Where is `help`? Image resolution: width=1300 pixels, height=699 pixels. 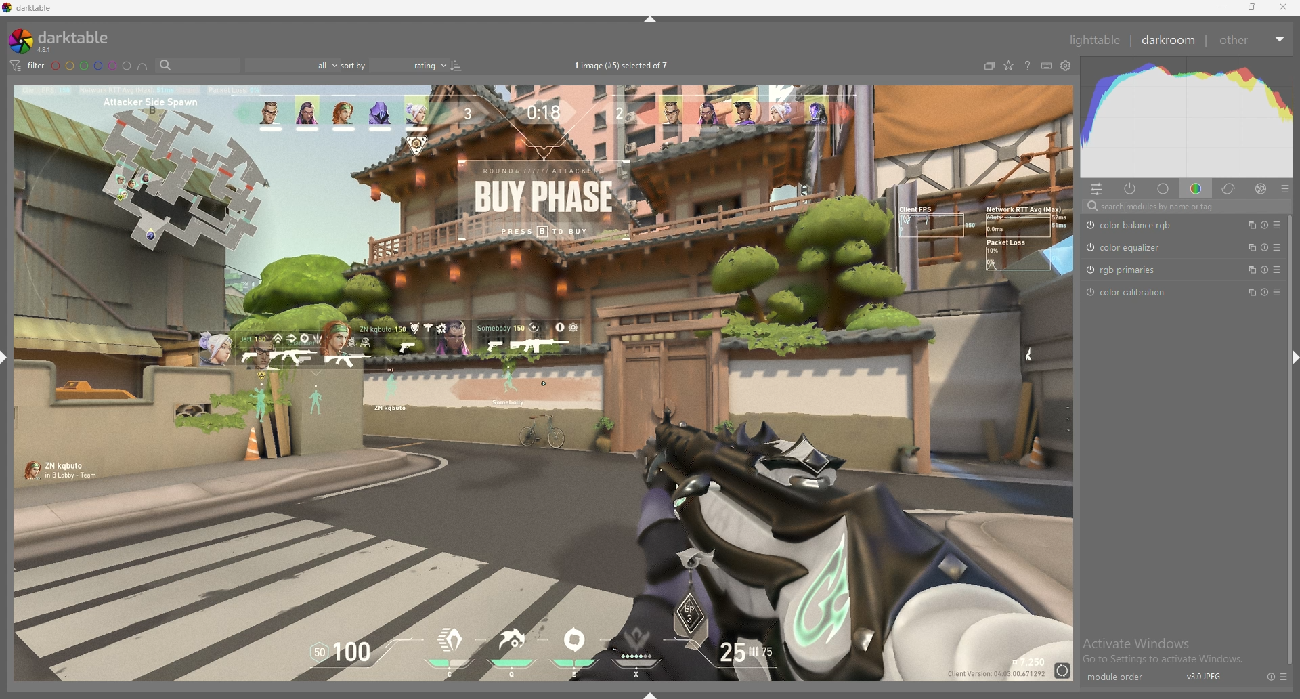
help is located at coordinates (1027, 67).